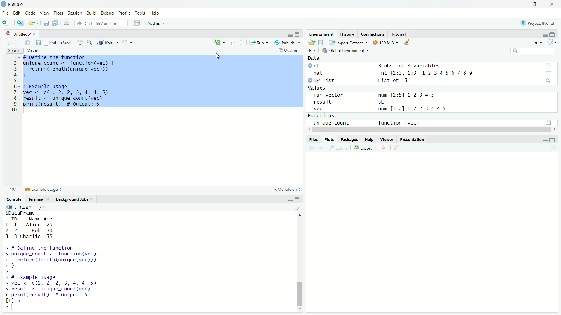 Image resolution: width=561 pixels, height=315 pixels. Describe the element at coordinates (17, 4) in the screenshot. I see `RStudio` at that location.